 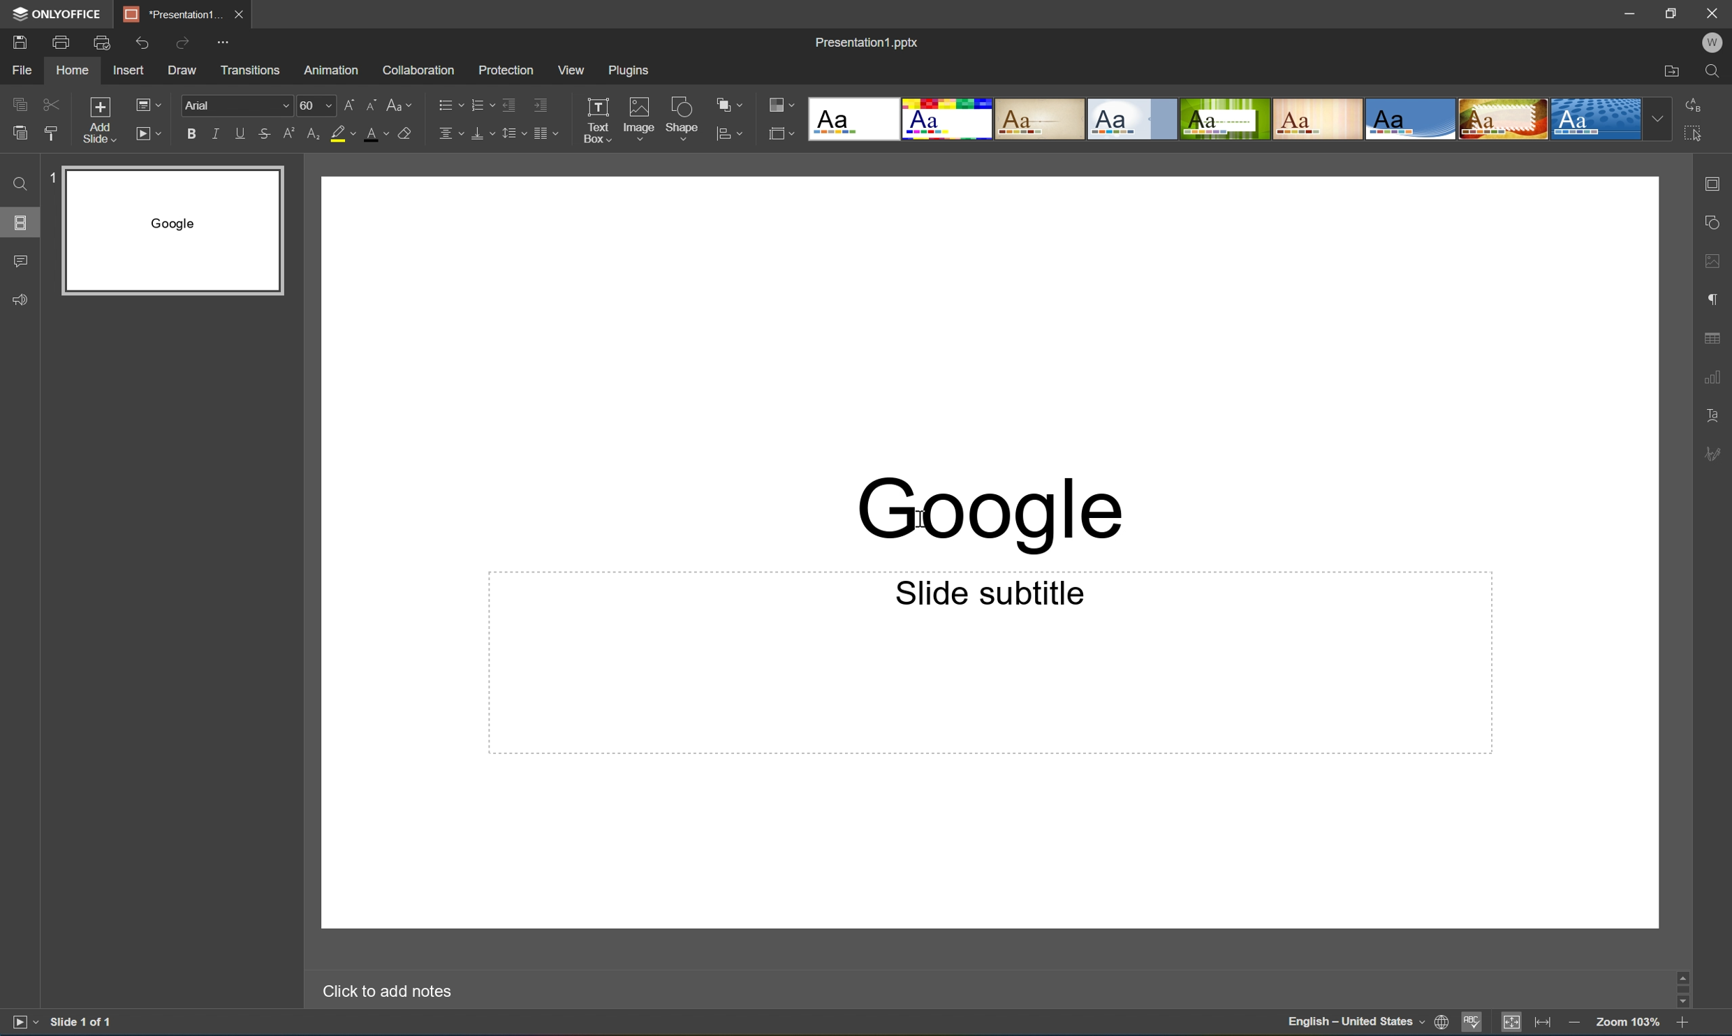 I want to click on Drop down, so click(x=1657, y=117).